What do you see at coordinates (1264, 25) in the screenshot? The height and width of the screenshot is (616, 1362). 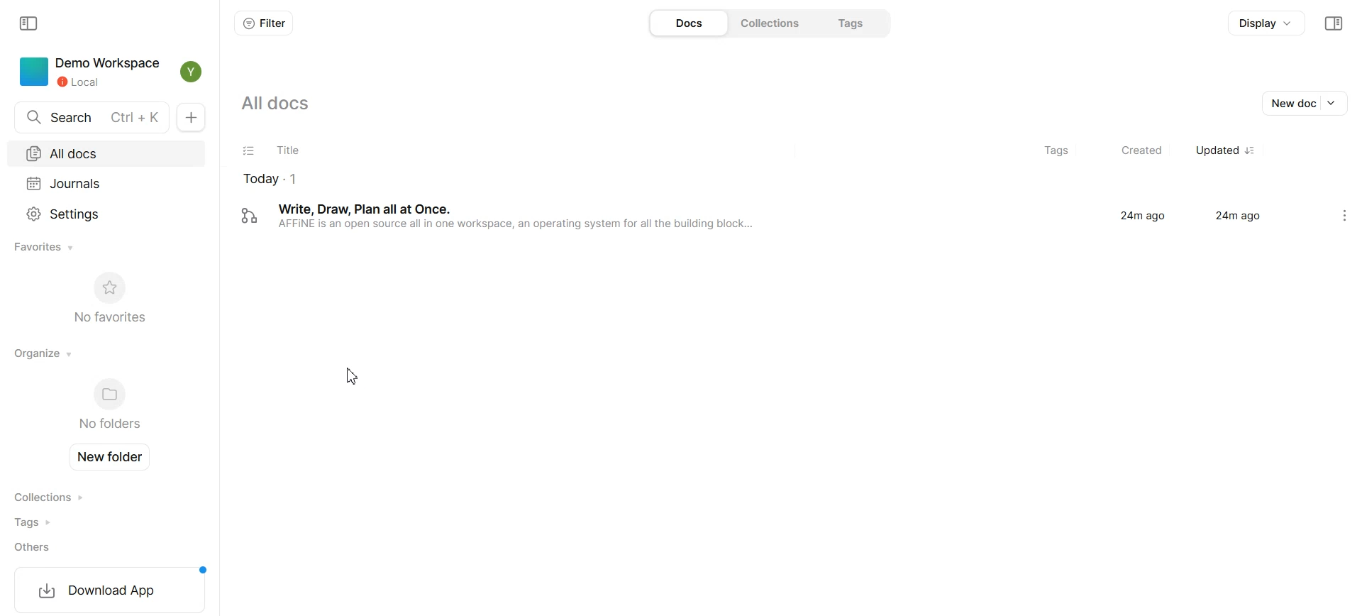 I see `Display` at bounding box center [1264, 25].